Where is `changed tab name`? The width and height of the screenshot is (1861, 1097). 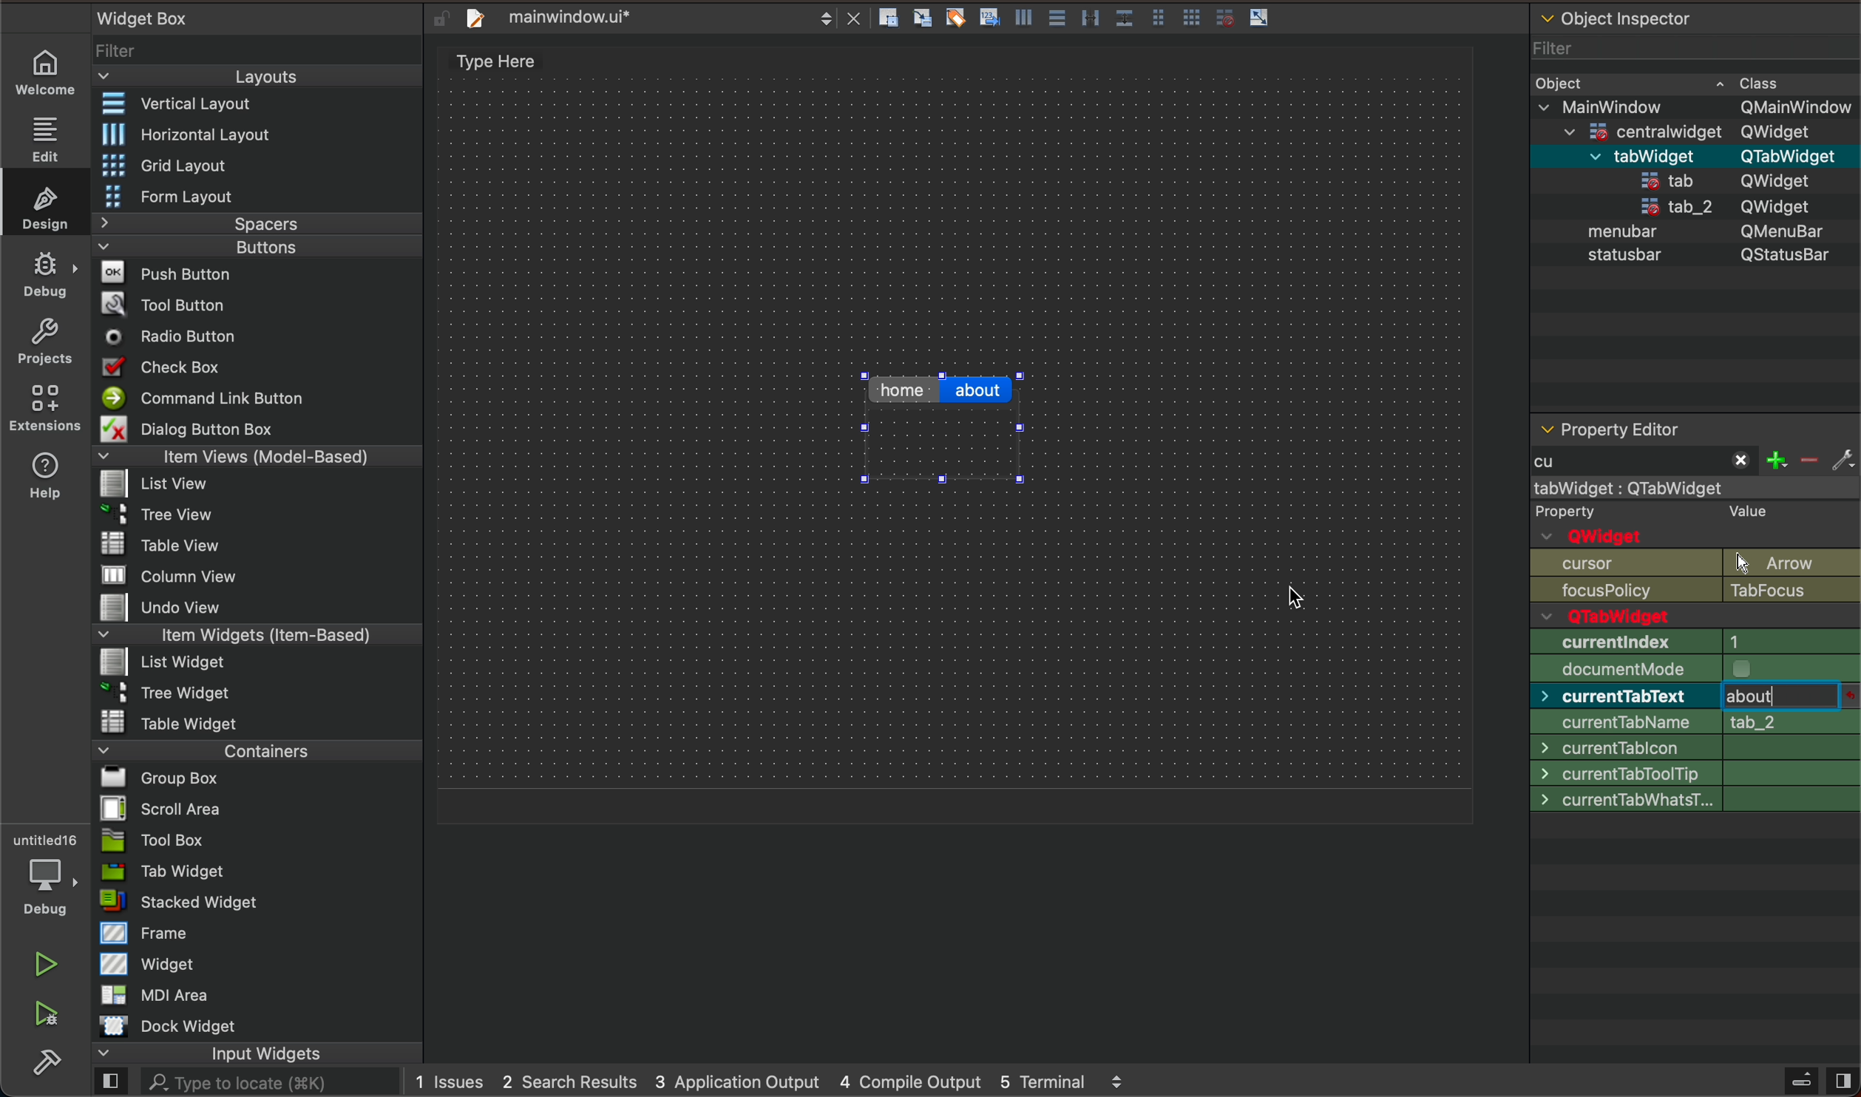
changed tab name is located at coordinates (943, 428).